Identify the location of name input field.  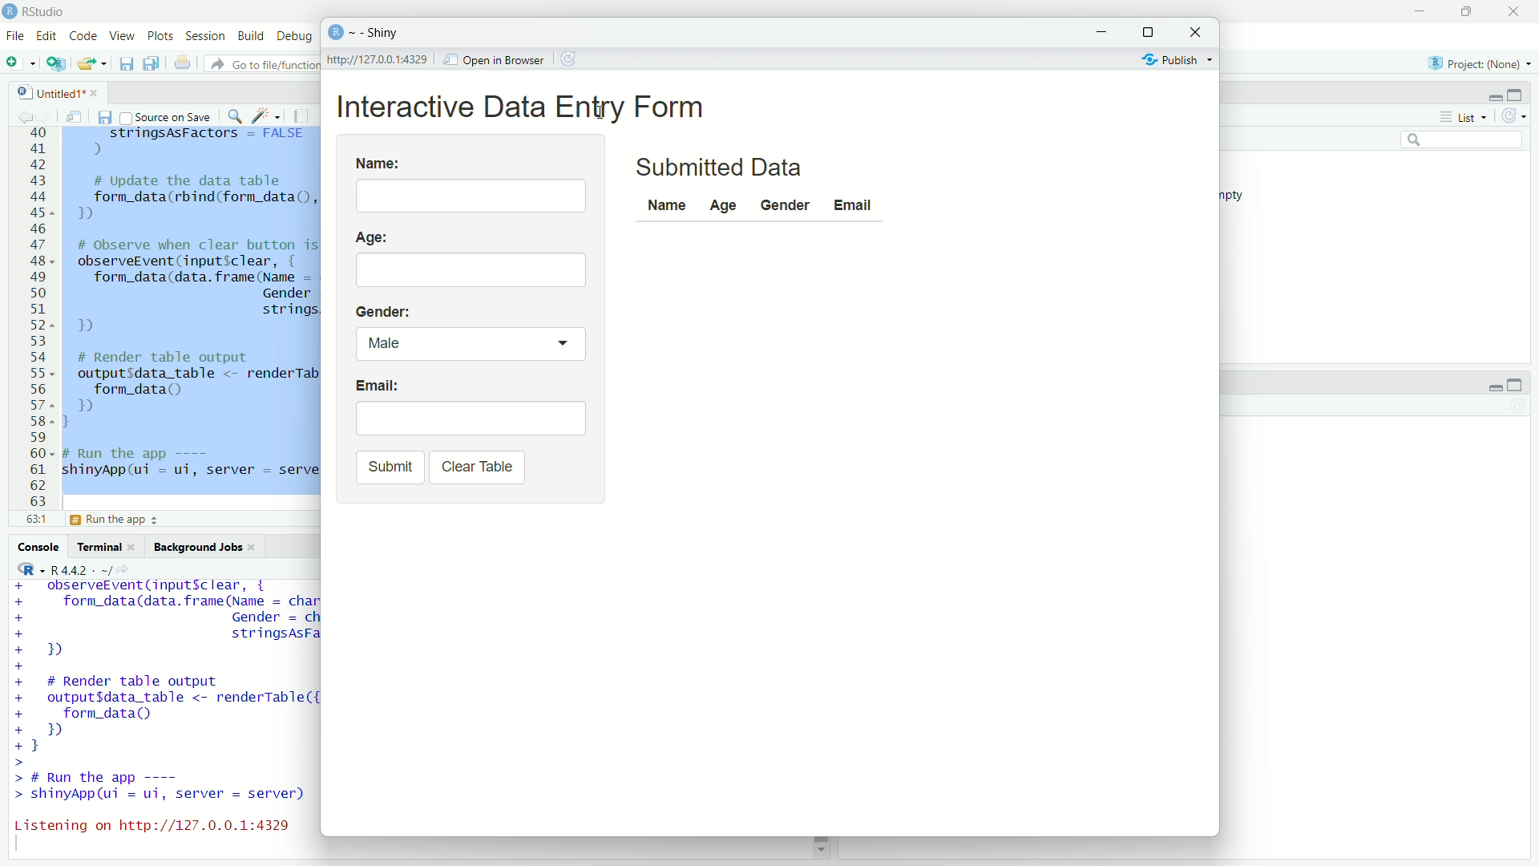
(473, 195).